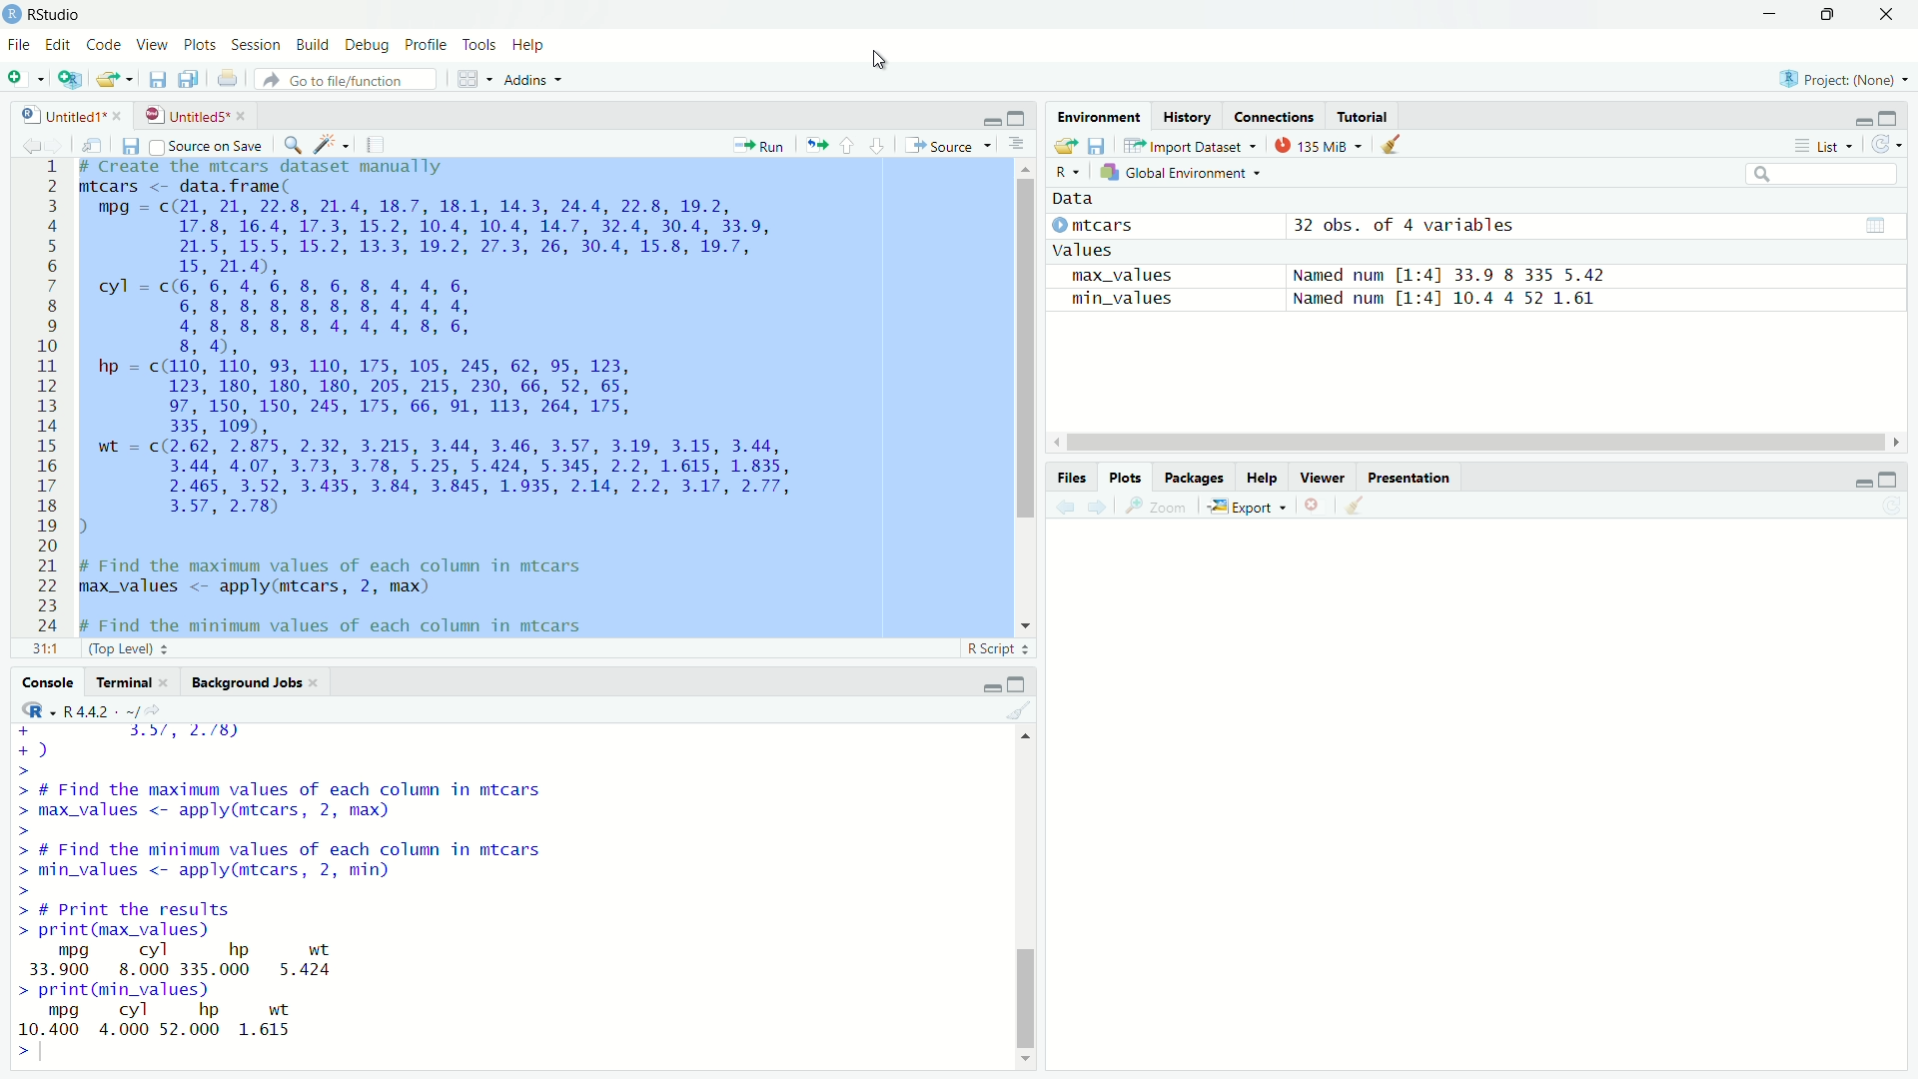 This screenshot has width=1918, height=1079. Describe the element at coordinates (1100, 116) in the screenshot. I see `Environment` at that location.